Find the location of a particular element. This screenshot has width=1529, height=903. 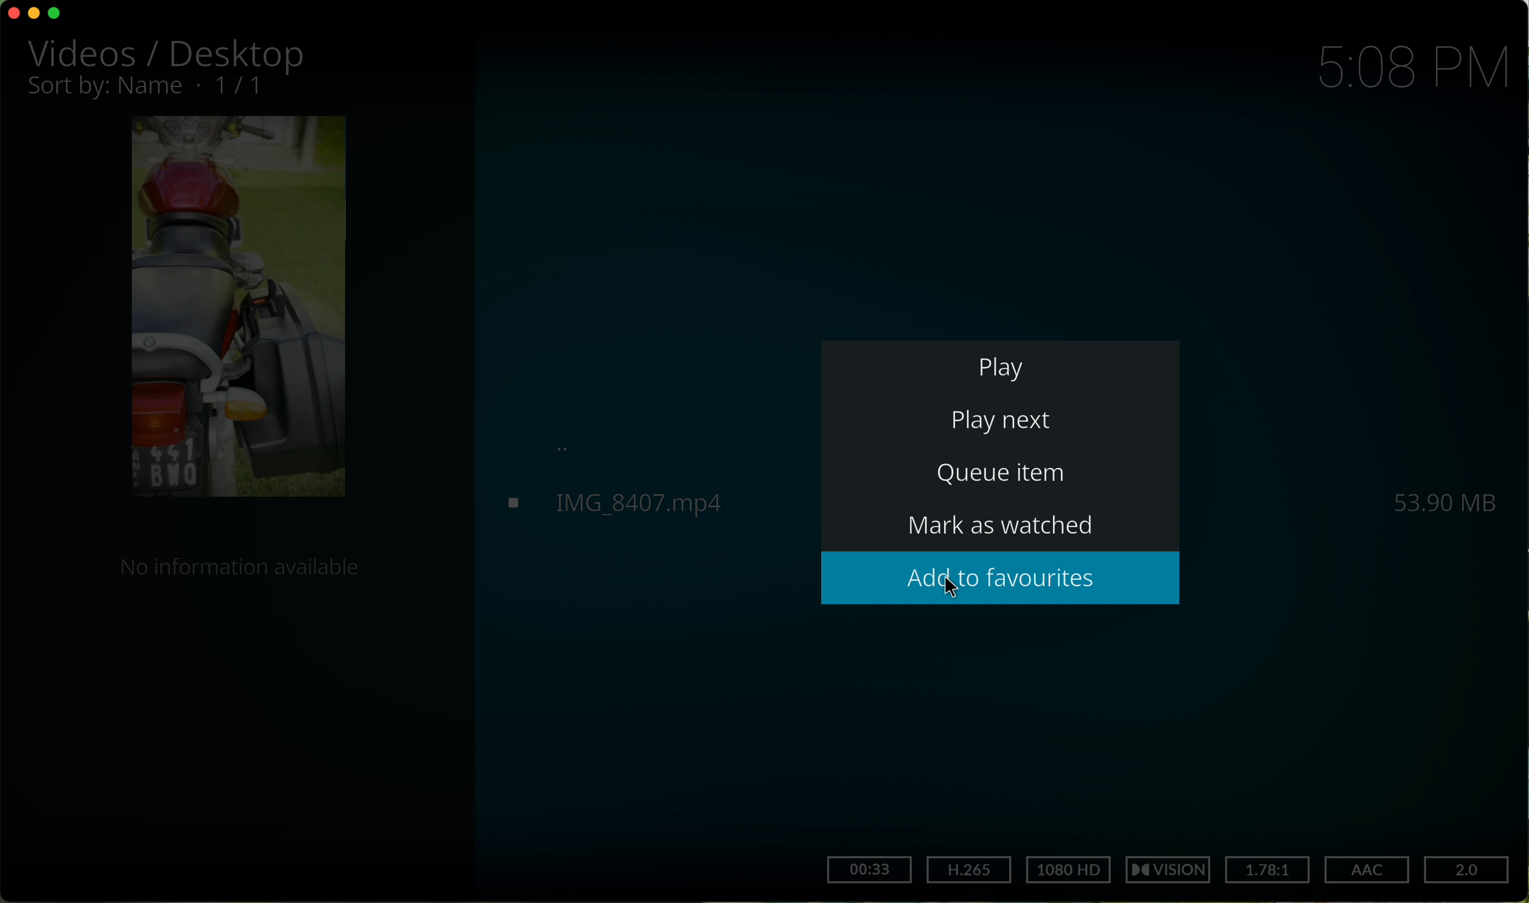

no information available is located at coordinates (239, 570).